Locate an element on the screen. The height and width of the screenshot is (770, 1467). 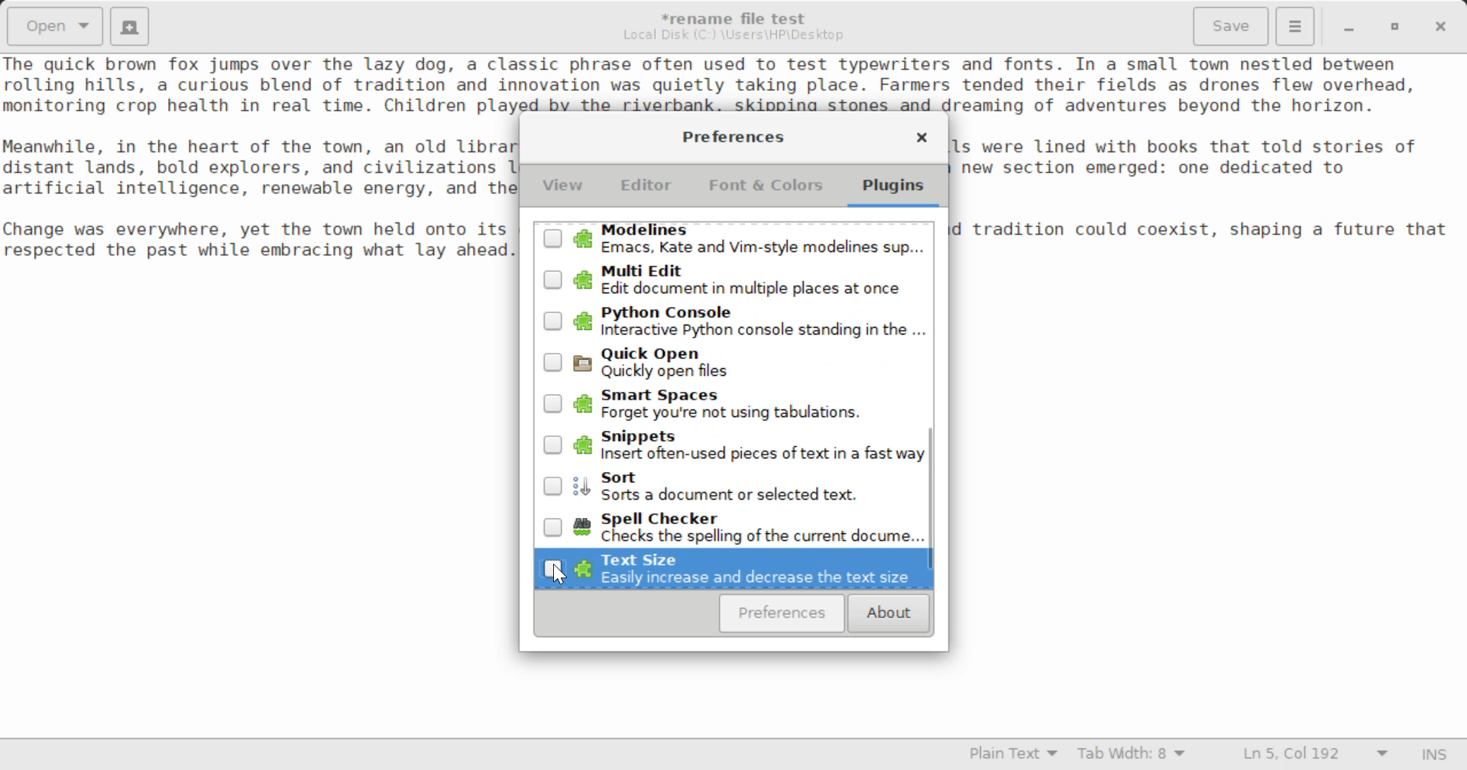
Down Arrow to Text Size Plugin Button Unselected is located at coordinates (732, 569).